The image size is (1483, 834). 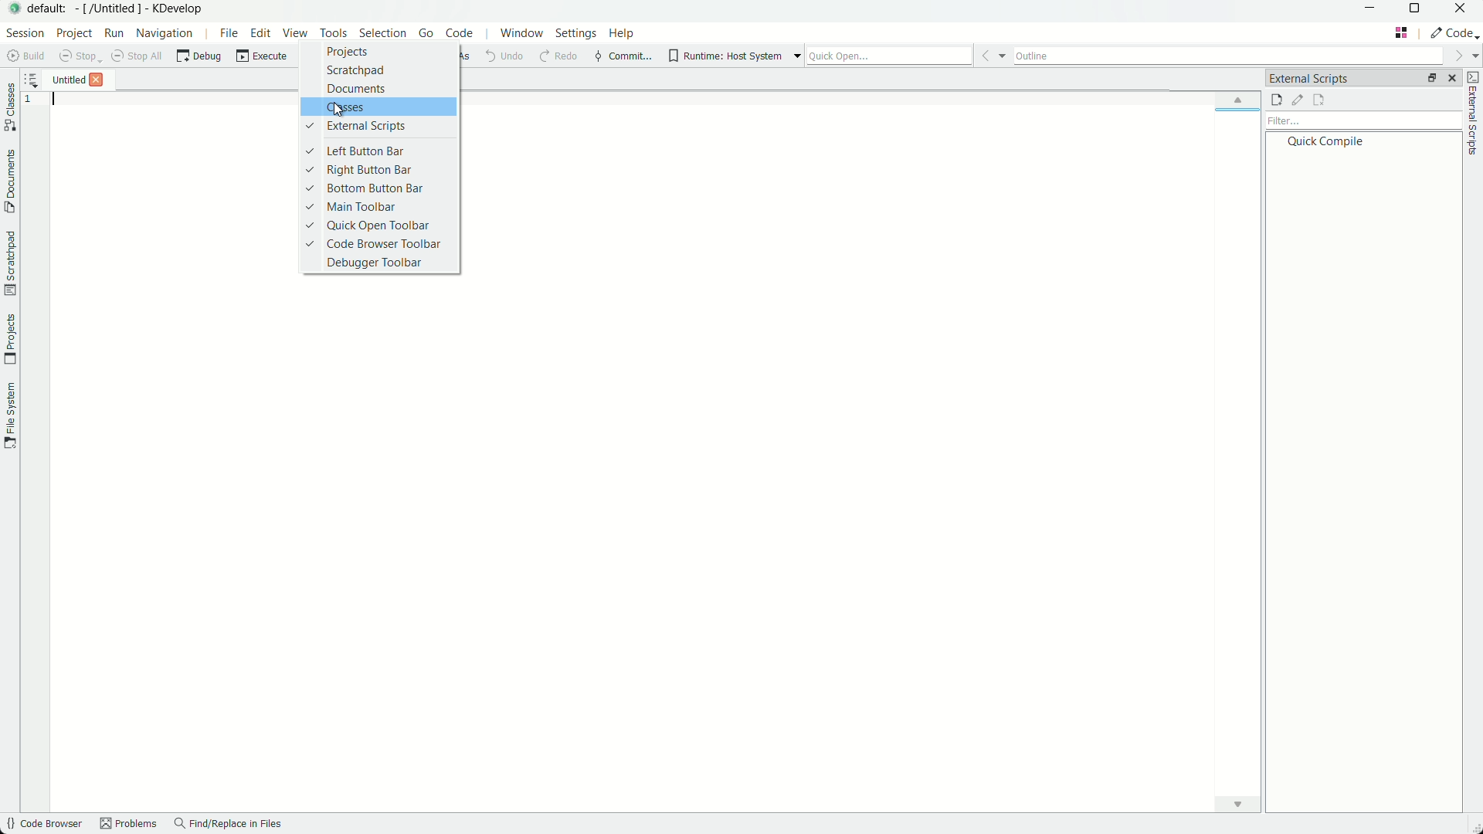 I want to click on quick open toolbar, so click(x=382, y=225).